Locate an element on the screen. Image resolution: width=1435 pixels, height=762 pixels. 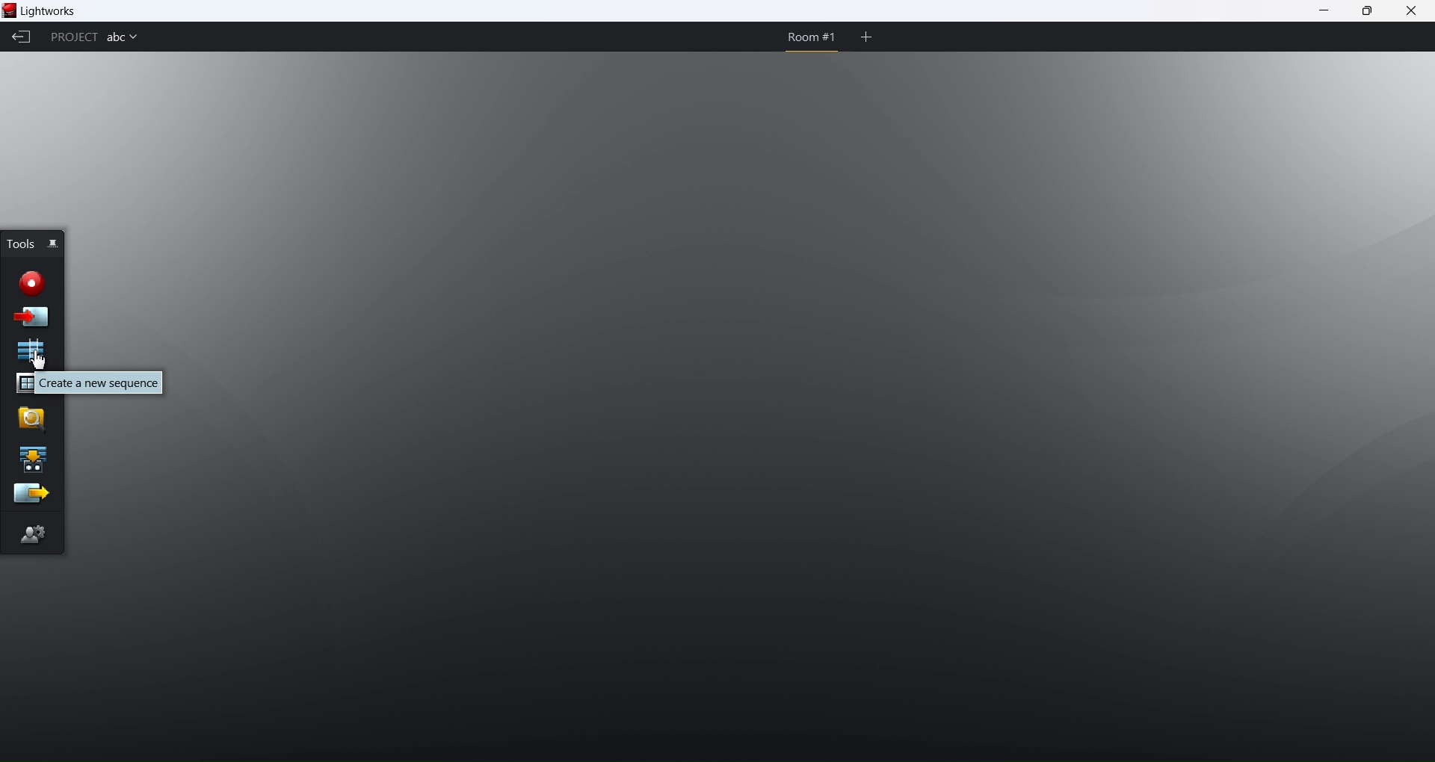
minimize is located at coordinates (1326, 10).